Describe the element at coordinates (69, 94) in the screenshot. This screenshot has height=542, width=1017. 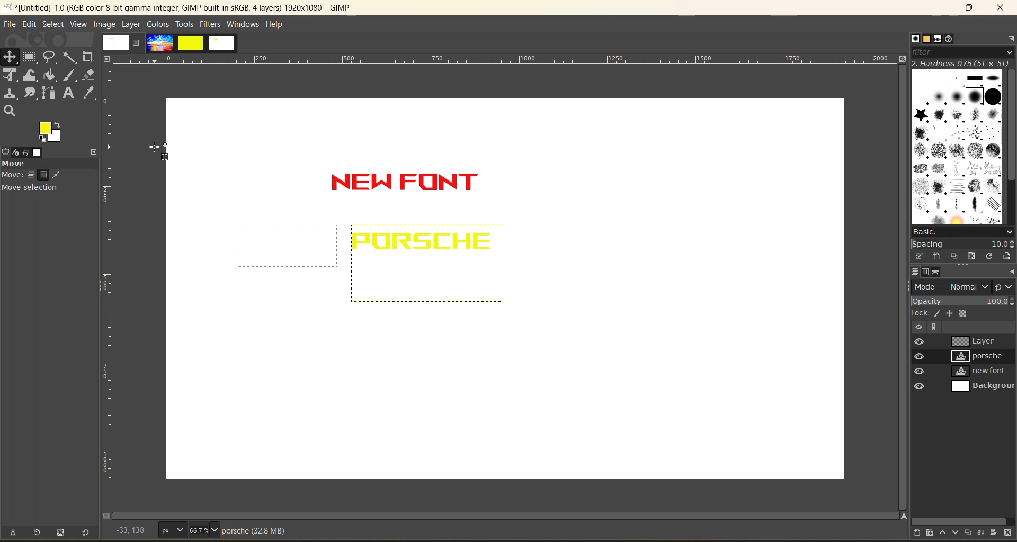
I see `text` at that location.